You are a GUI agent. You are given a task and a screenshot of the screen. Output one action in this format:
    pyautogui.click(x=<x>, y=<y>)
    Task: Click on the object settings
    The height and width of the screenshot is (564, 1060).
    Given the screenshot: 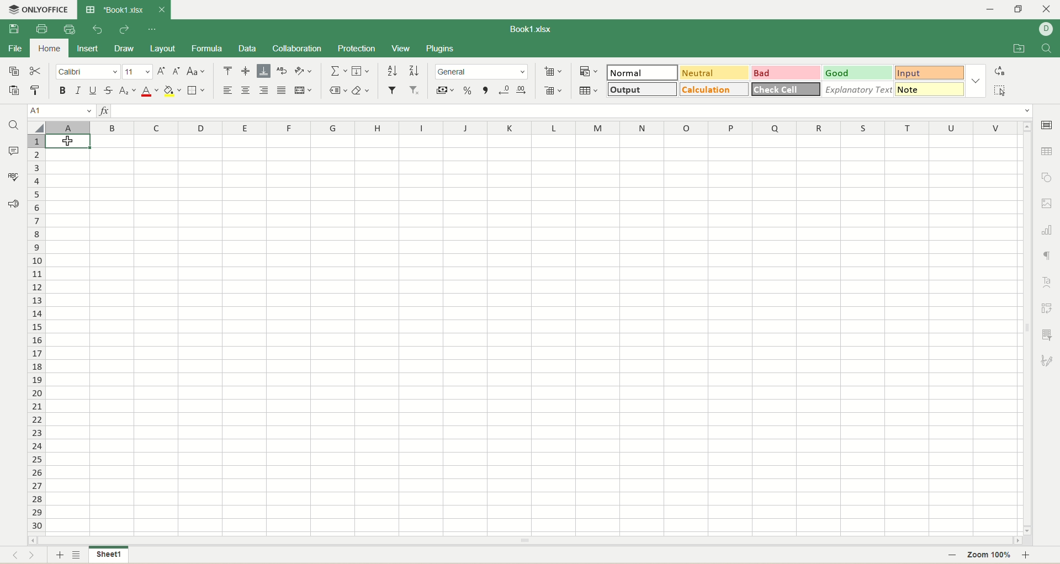 What is the action you would take?
    pyautogui.click(x=1047, y=177)
    